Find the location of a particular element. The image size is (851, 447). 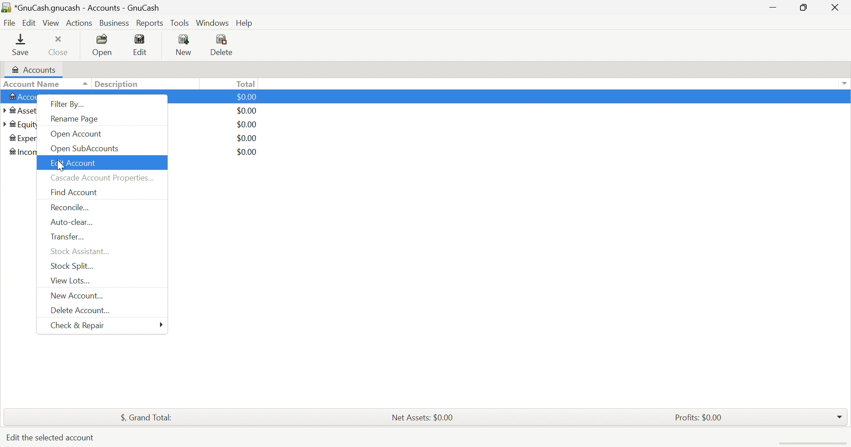

Accounts is located at coordinates (36, 69).